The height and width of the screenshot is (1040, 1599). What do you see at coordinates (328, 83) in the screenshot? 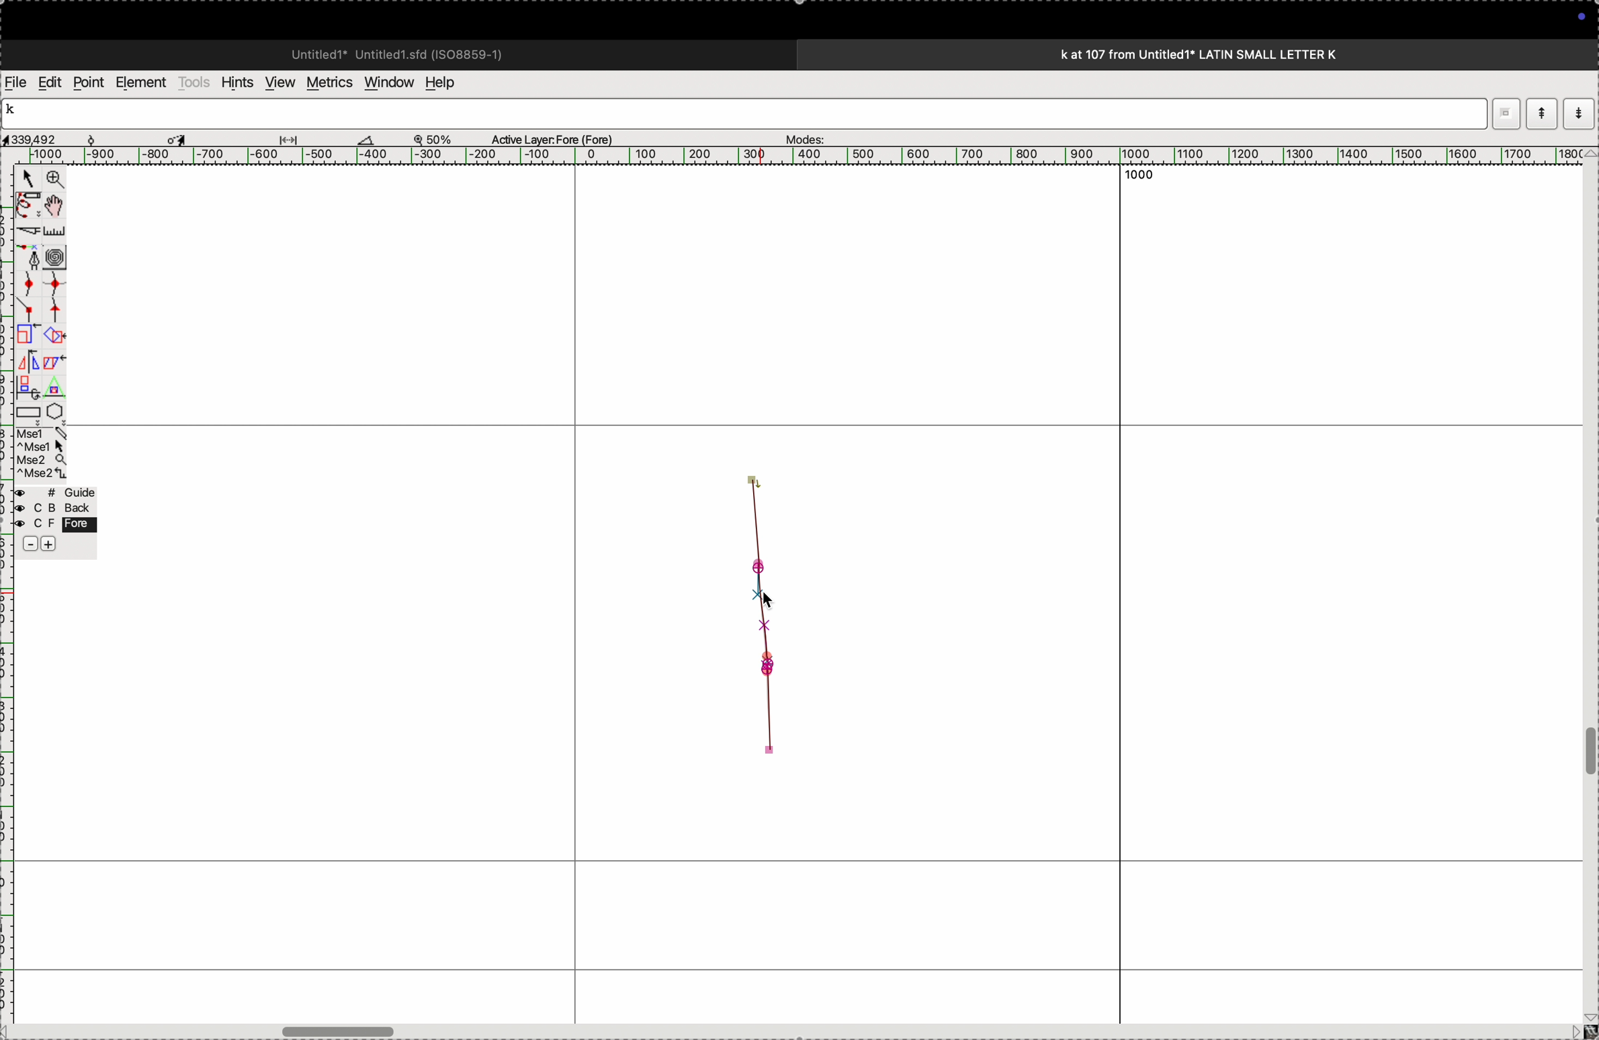
I see `metrics` at bounding box center [328, 83].